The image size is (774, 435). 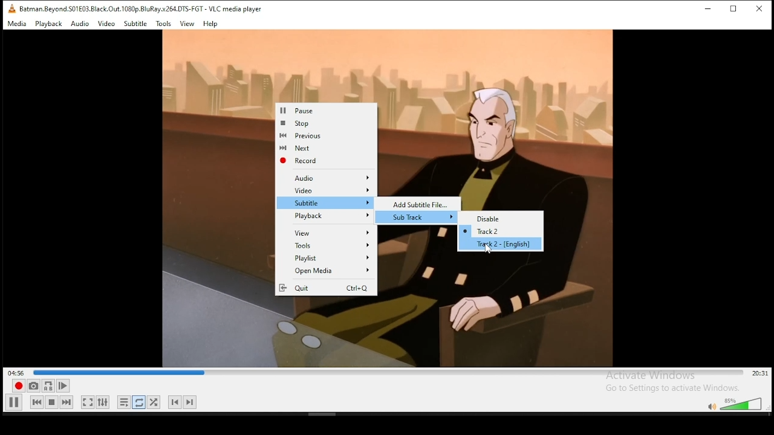 I want to click on pause, so click(x=51, y=404).